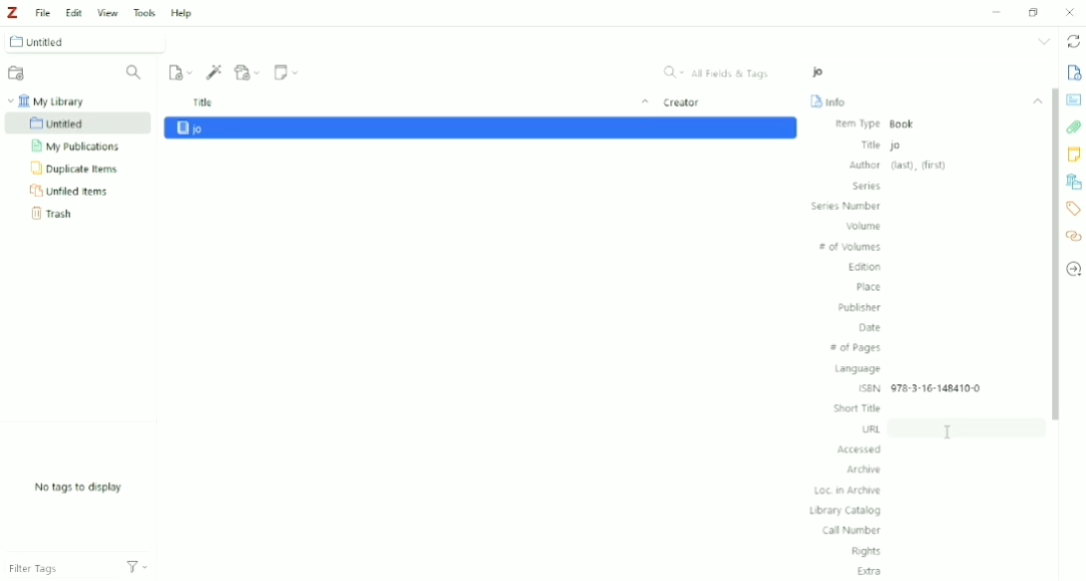  I want to click on # of Volumes, so click(851, 247).